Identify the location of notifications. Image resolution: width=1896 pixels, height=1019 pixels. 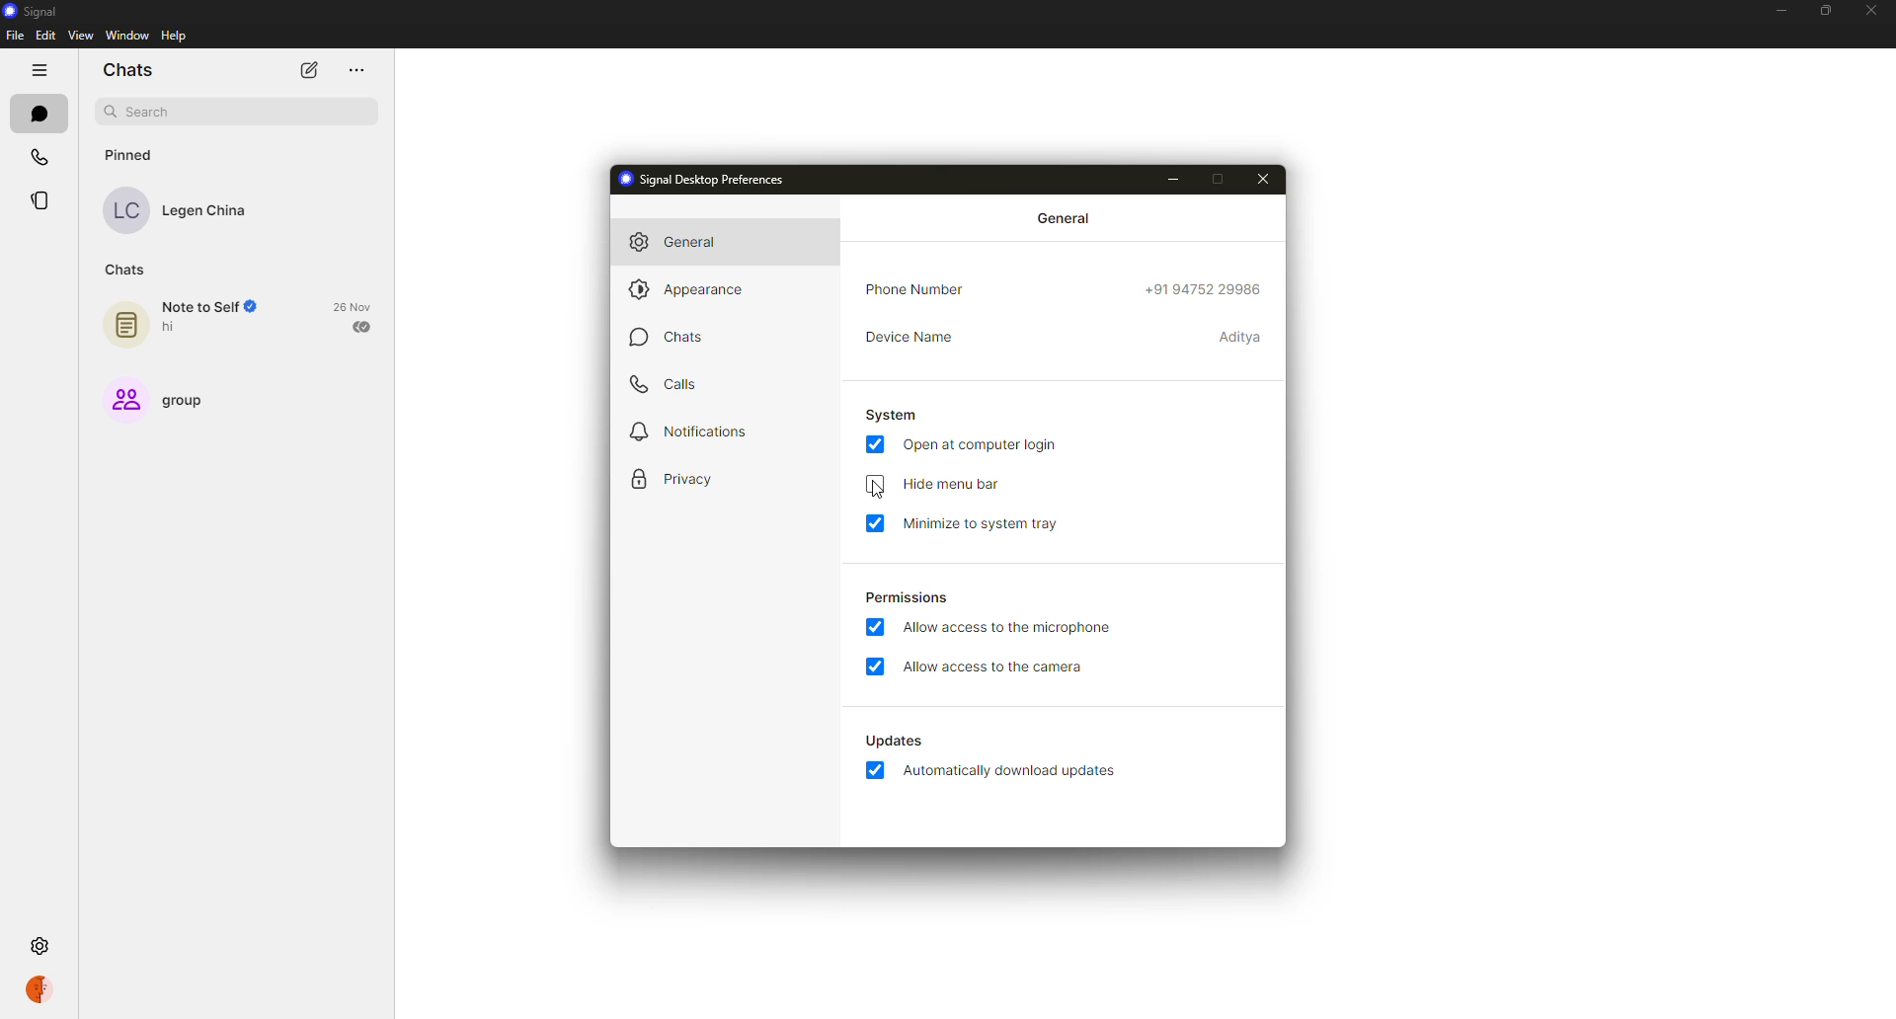
(691, 431).